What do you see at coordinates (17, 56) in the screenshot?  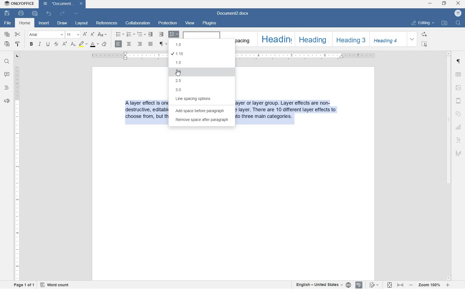 I see `tab stop` at bounding box center [17, 56].